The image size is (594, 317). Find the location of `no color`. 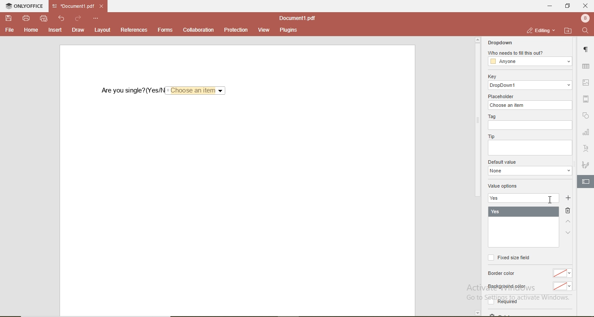

no color is located at coordinates (562, 274).